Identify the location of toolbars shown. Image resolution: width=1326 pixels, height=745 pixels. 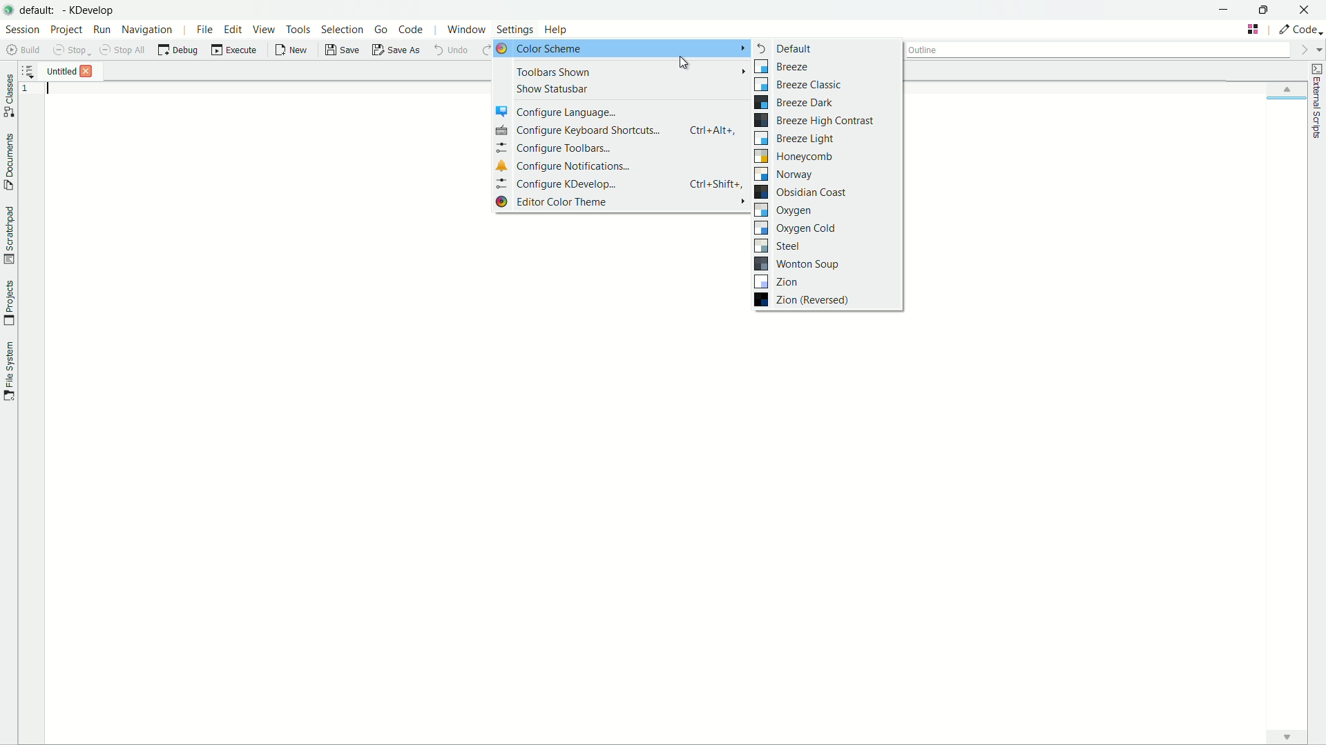
(552, 71).